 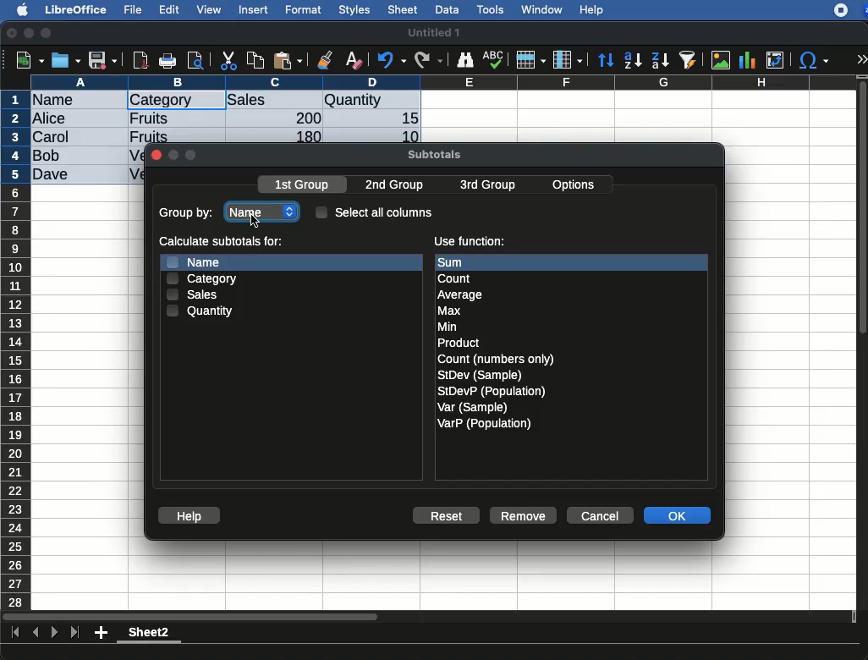 What do you see at coordinates (67, 60) in the screenshot?
I see `save` at bounding box center [67, 60].